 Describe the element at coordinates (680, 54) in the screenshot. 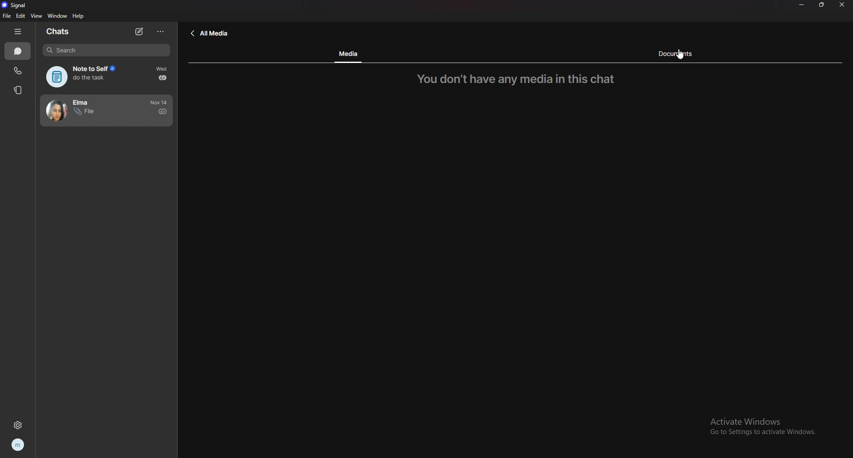

I see `cursor` at that location.